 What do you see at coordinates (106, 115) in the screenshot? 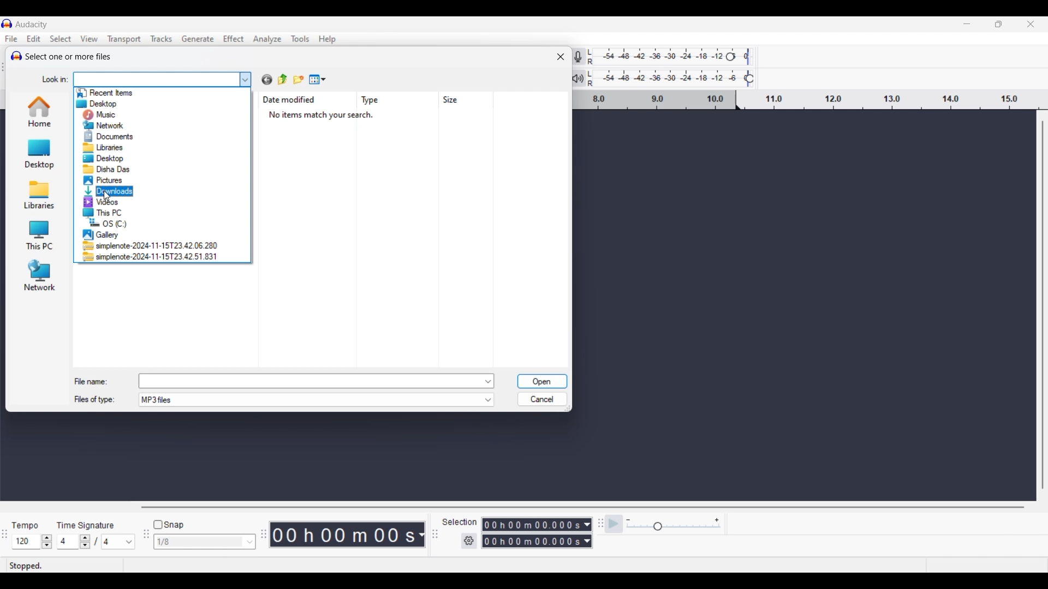
I see `Music` at bounding box center [106, 115].